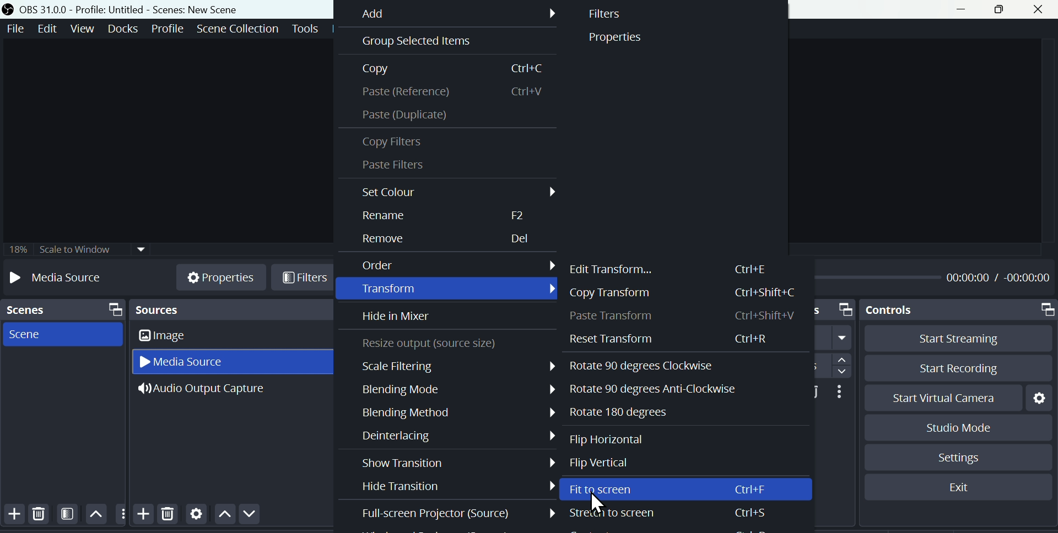 This screenshot has height=533, width=1058. Describe the element at coordinates (231, 309) in the screenshot. I see `Source` at that location.